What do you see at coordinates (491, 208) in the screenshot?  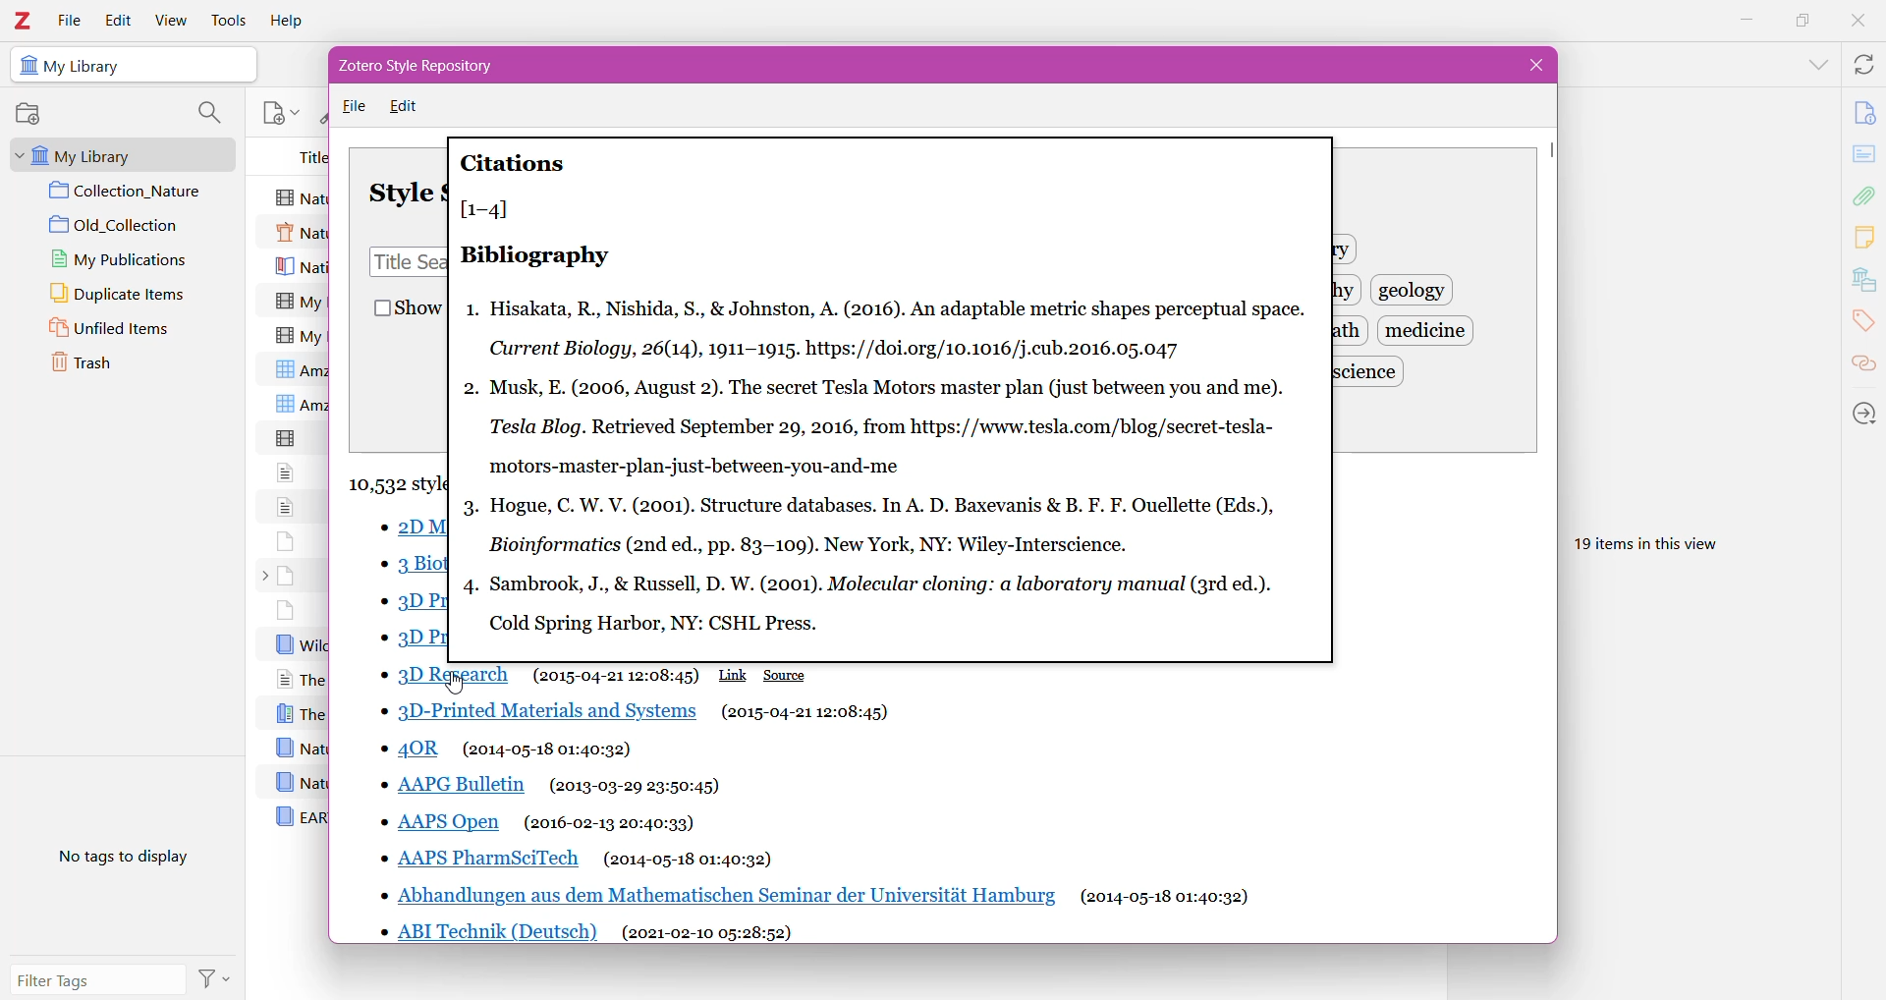 I see `[1-4]` at bounding box center [491, 208].